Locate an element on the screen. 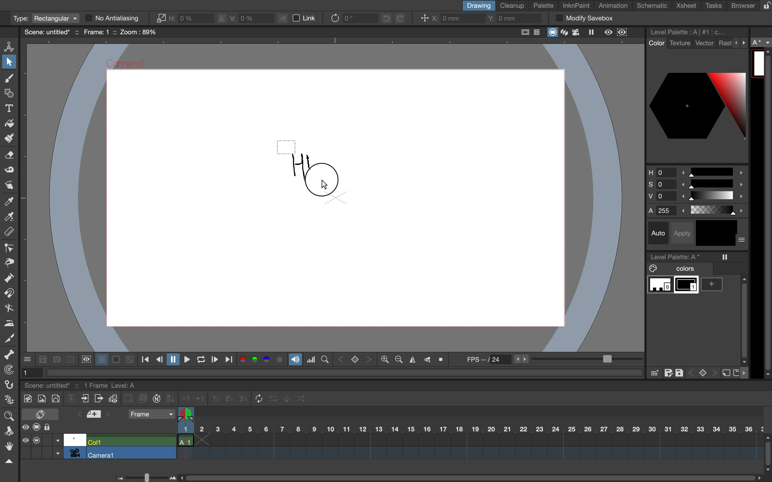  close xsubsheet is located at coordinates (85, 399).